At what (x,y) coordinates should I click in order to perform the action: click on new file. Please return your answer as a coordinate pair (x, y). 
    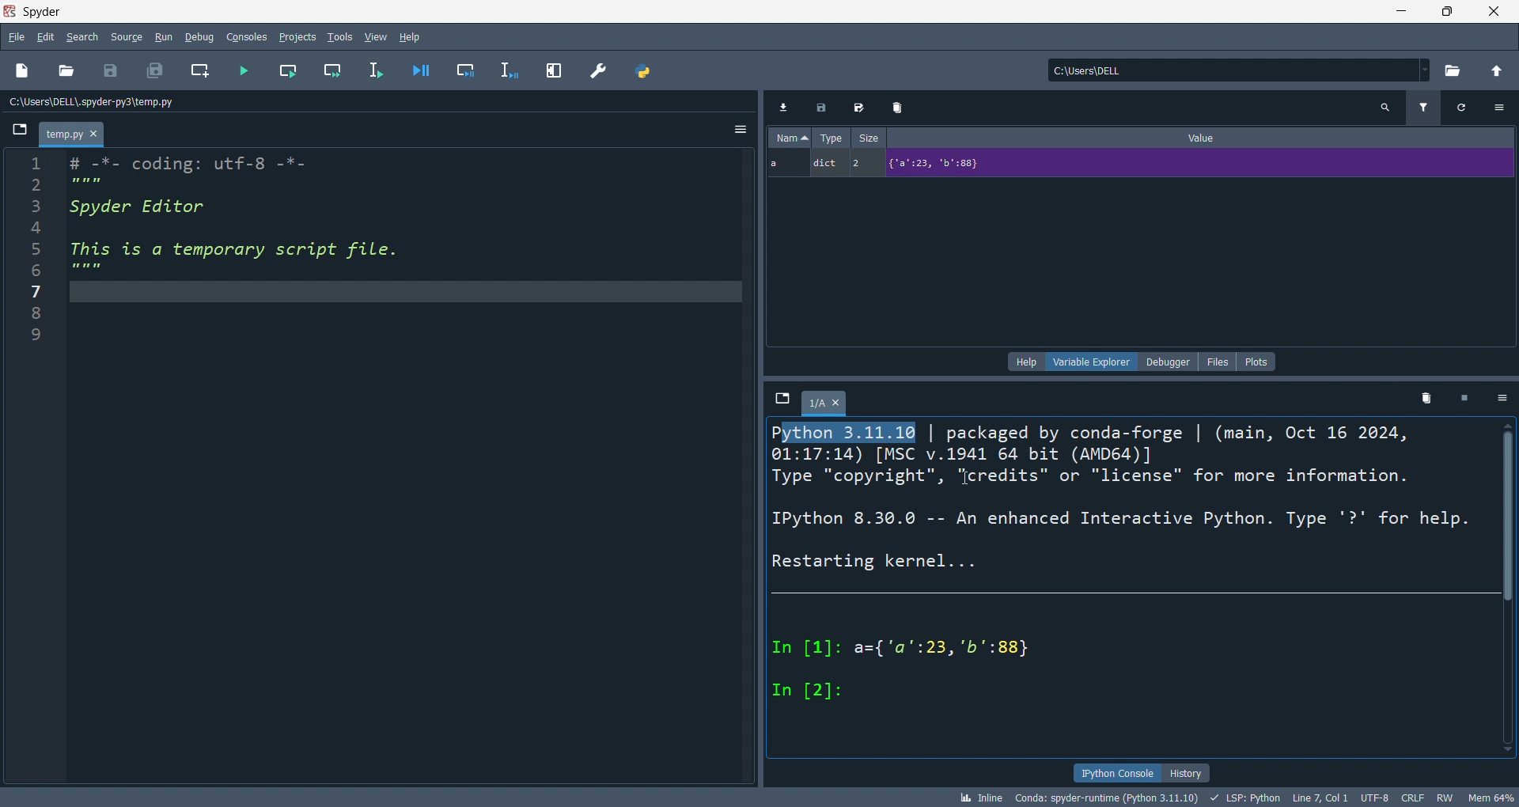
    Looking at the image, I should click on (23, 69).